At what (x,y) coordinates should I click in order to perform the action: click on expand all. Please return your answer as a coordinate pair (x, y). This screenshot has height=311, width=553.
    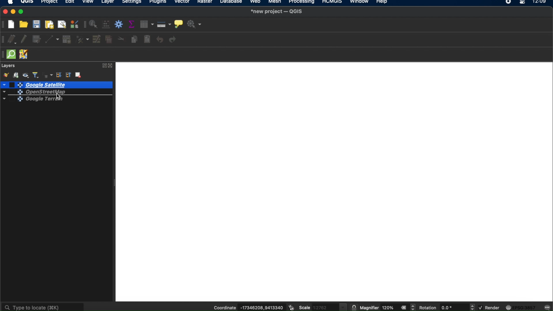
    Looking at the image, I should click on (58, 75).